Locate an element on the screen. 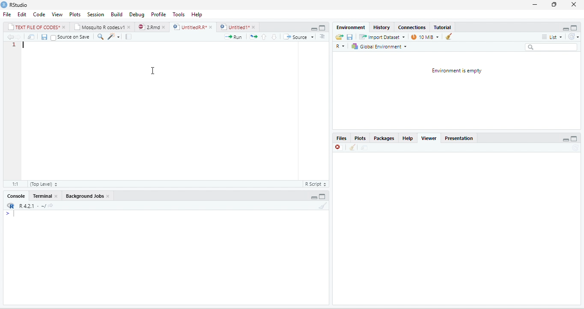 Image resolution: width=584 pixels, height=309 pixels. 2Rmd is located at coordinates (148, 27).